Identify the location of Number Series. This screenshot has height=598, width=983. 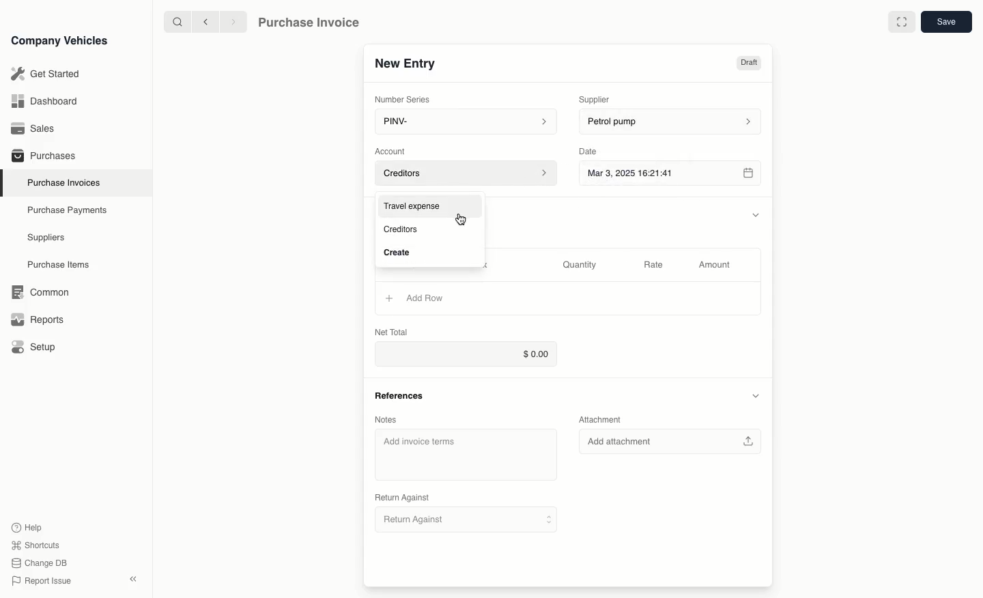
(407, 98).